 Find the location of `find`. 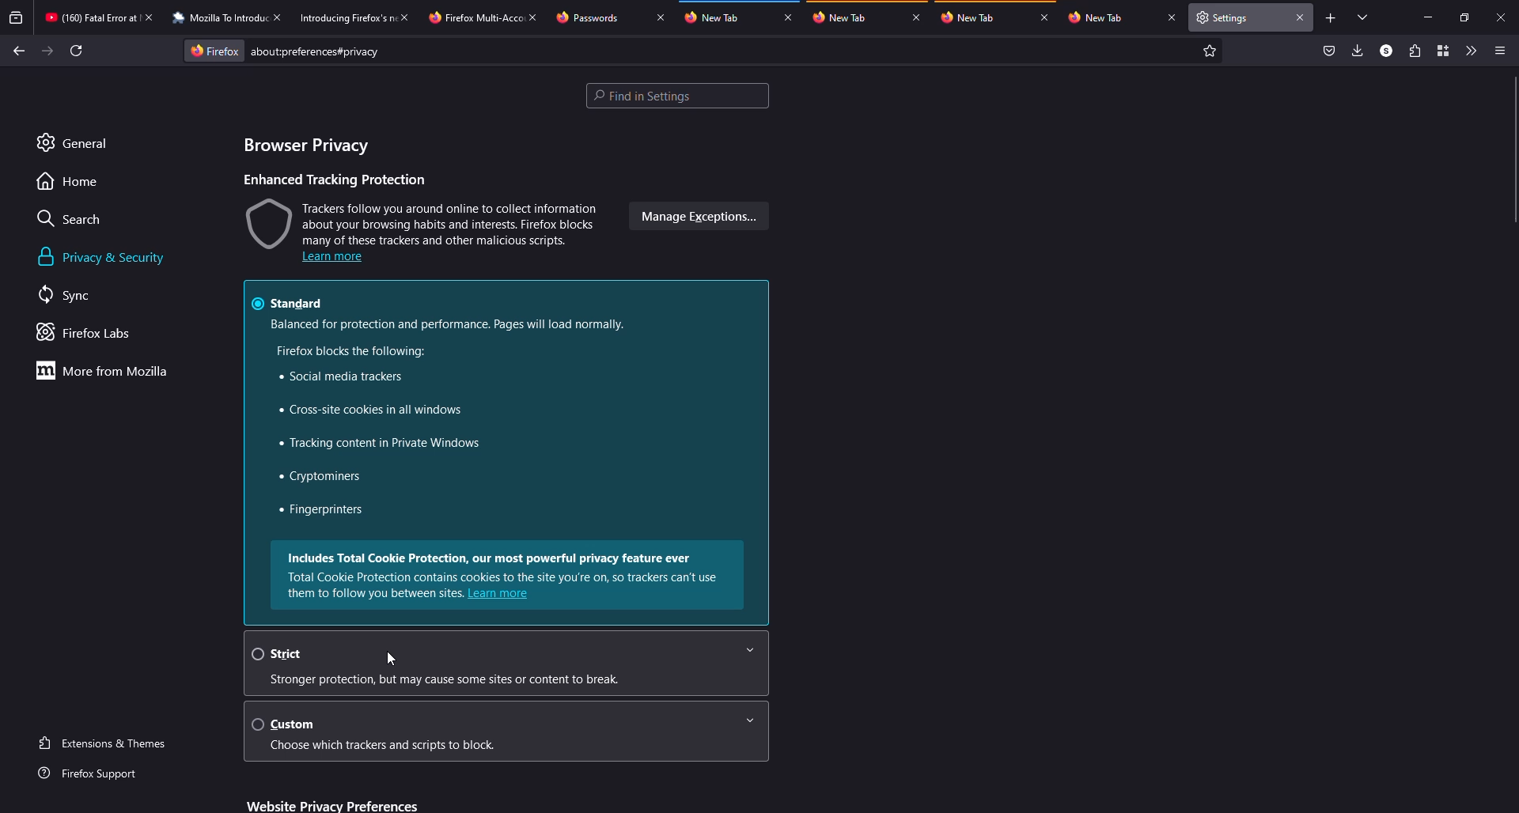

find is located at coordinates (677, 96).